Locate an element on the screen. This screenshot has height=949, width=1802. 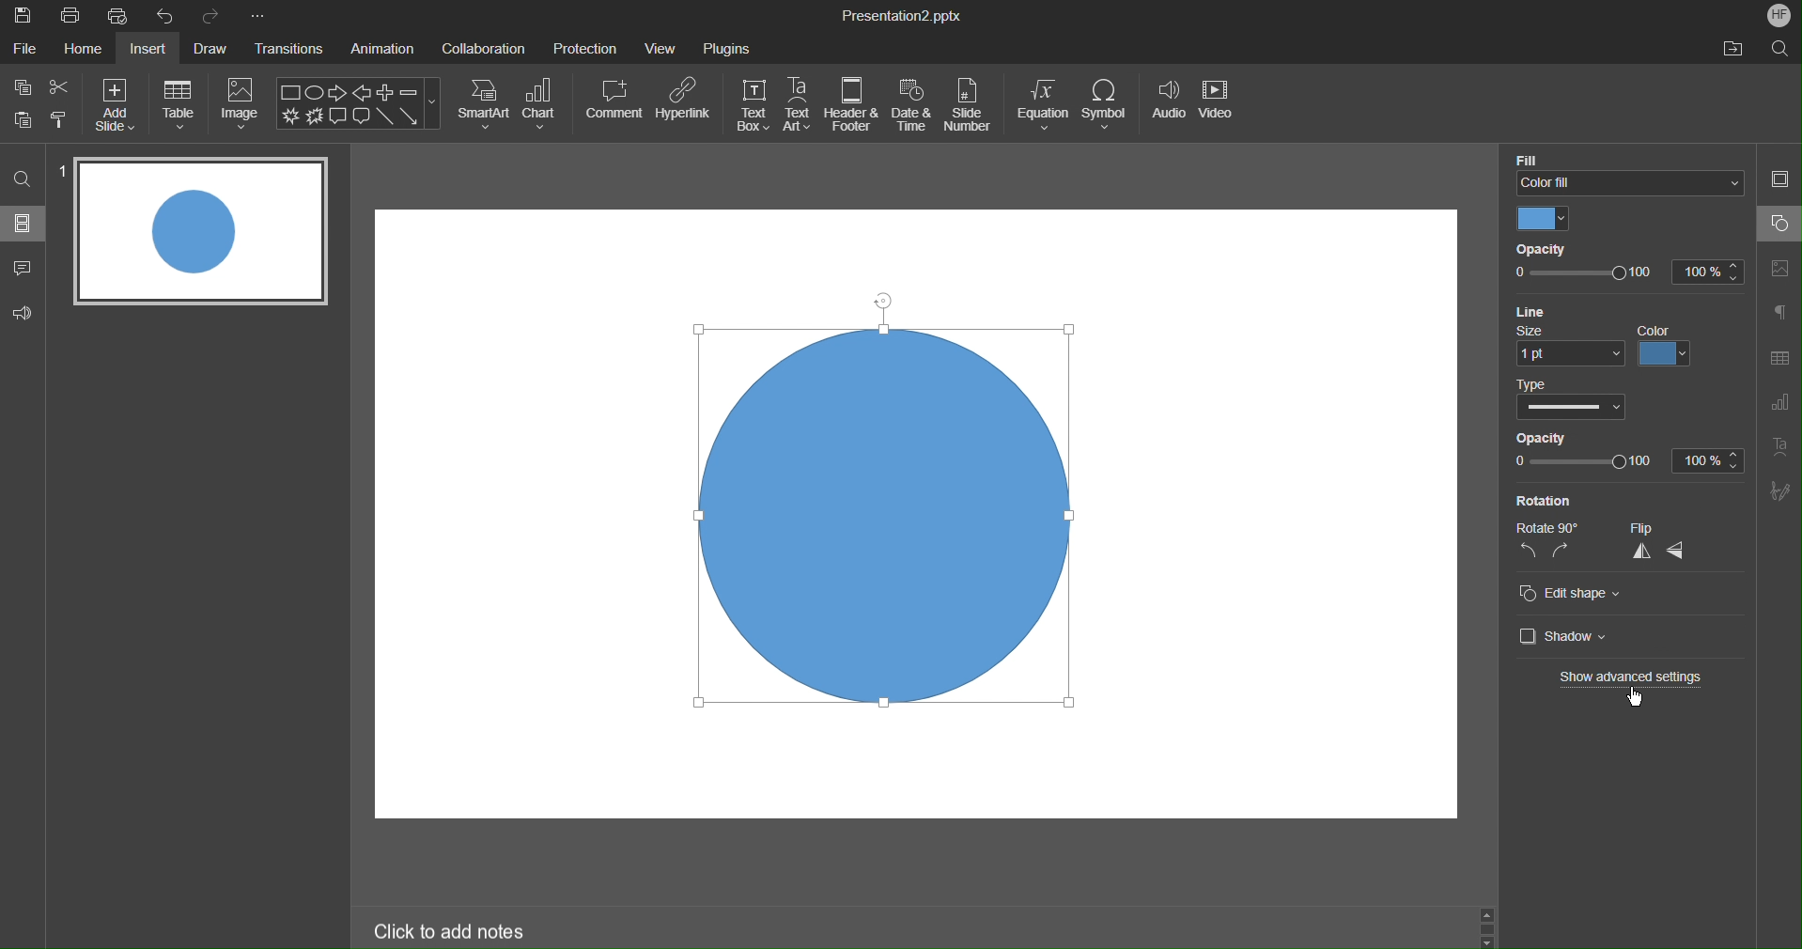
Edit shape is located at coordinates (1571, 595).